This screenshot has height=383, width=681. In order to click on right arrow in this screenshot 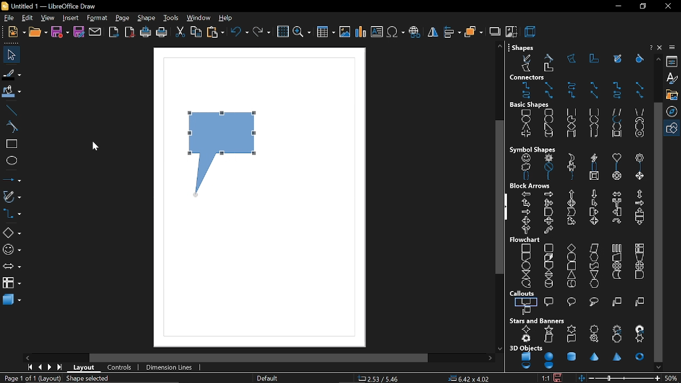, I will do `click(548, 194)`.